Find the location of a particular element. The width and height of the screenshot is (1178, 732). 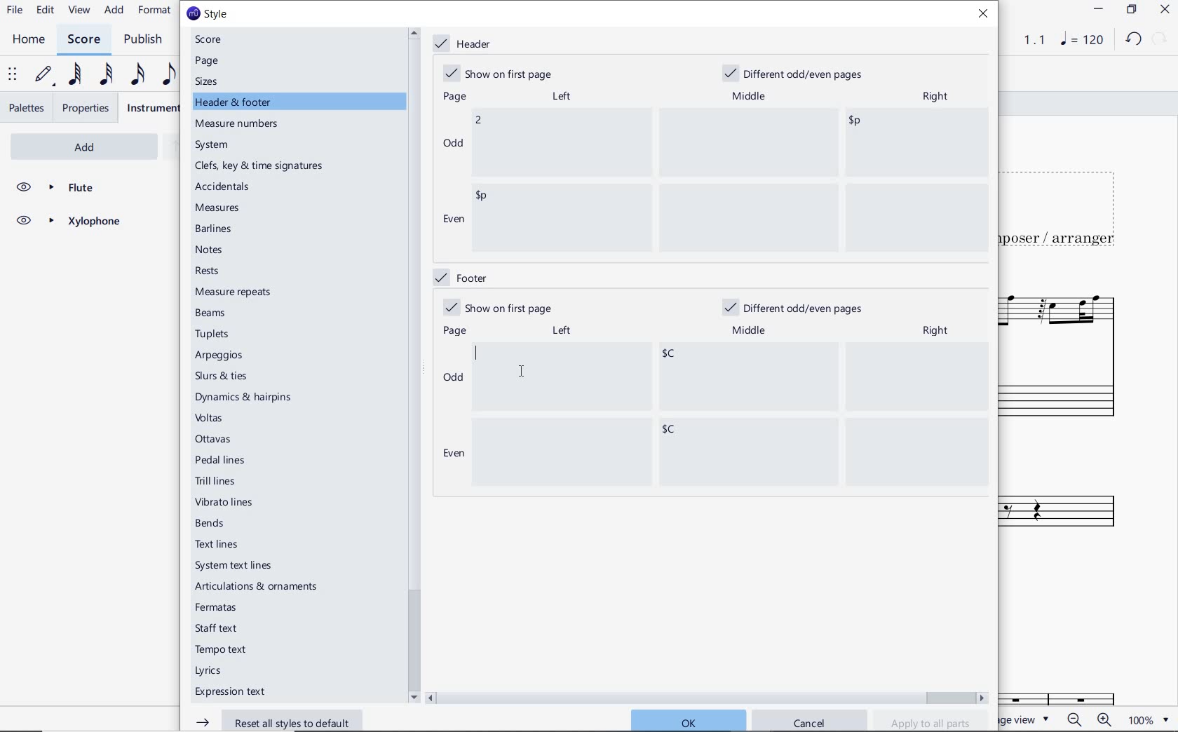

close is located at coordinates (987, 15).